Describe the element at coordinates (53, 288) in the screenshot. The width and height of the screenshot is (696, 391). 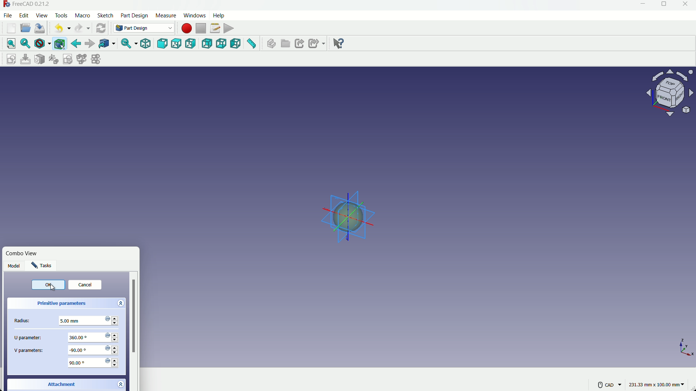
I see `cursor` at that location.